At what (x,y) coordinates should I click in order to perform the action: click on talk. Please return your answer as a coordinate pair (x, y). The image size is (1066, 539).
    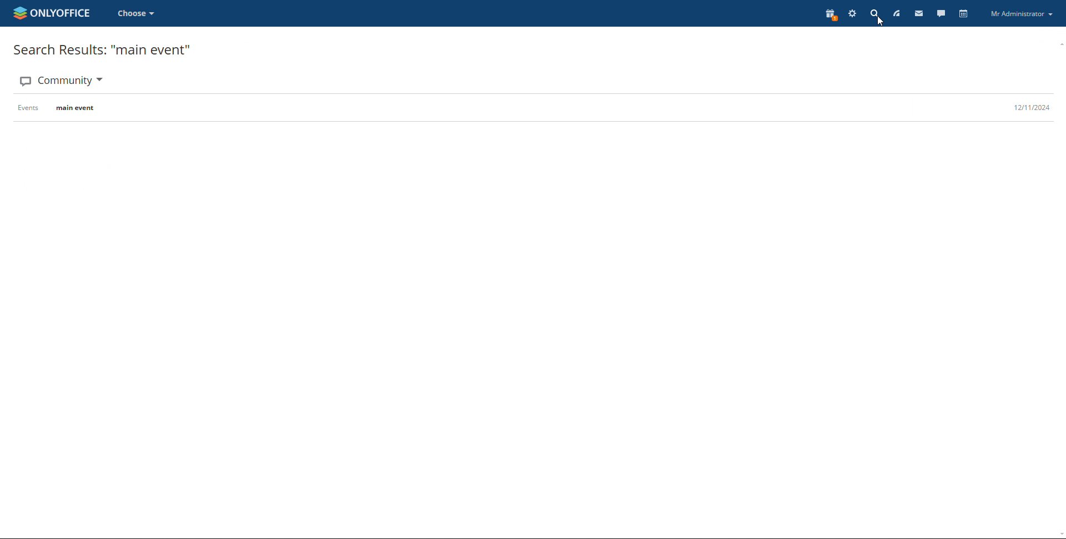
    Looking at the image, I should click on (941, 13).